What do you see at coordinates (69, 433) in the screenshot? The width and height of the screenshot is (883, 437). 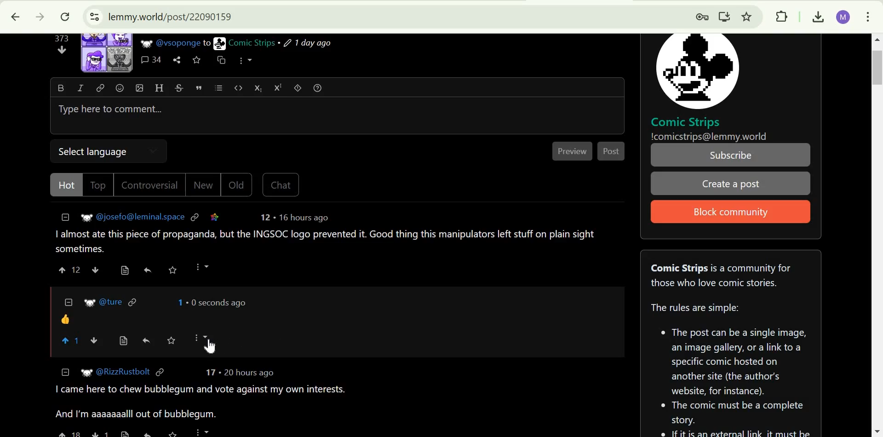 I see `upvote` at bounding box center [69, 433].